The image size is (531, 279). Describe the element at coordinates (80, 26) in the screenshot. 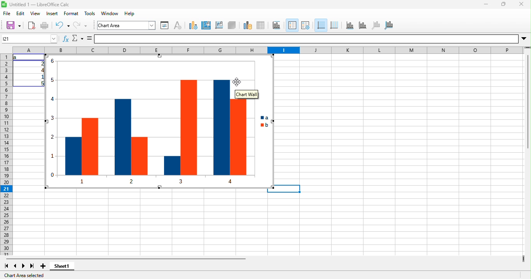

I see `redo` at that location.